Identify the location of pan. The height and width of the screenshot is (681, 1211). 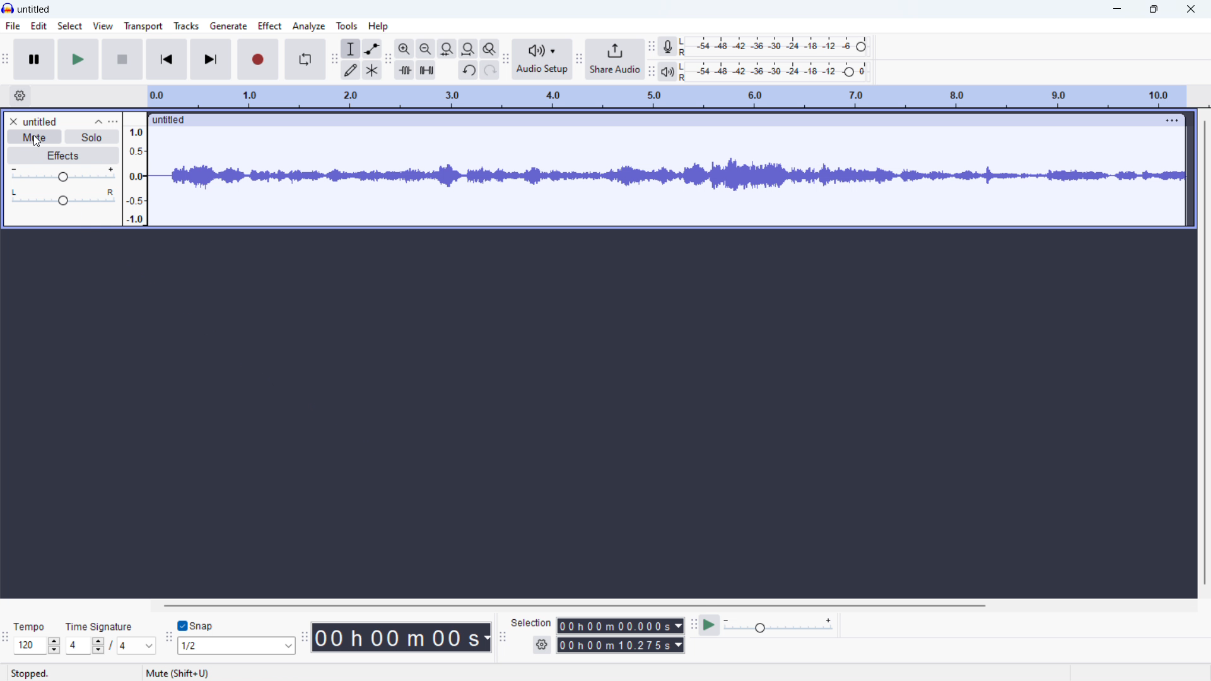
(64, 196).